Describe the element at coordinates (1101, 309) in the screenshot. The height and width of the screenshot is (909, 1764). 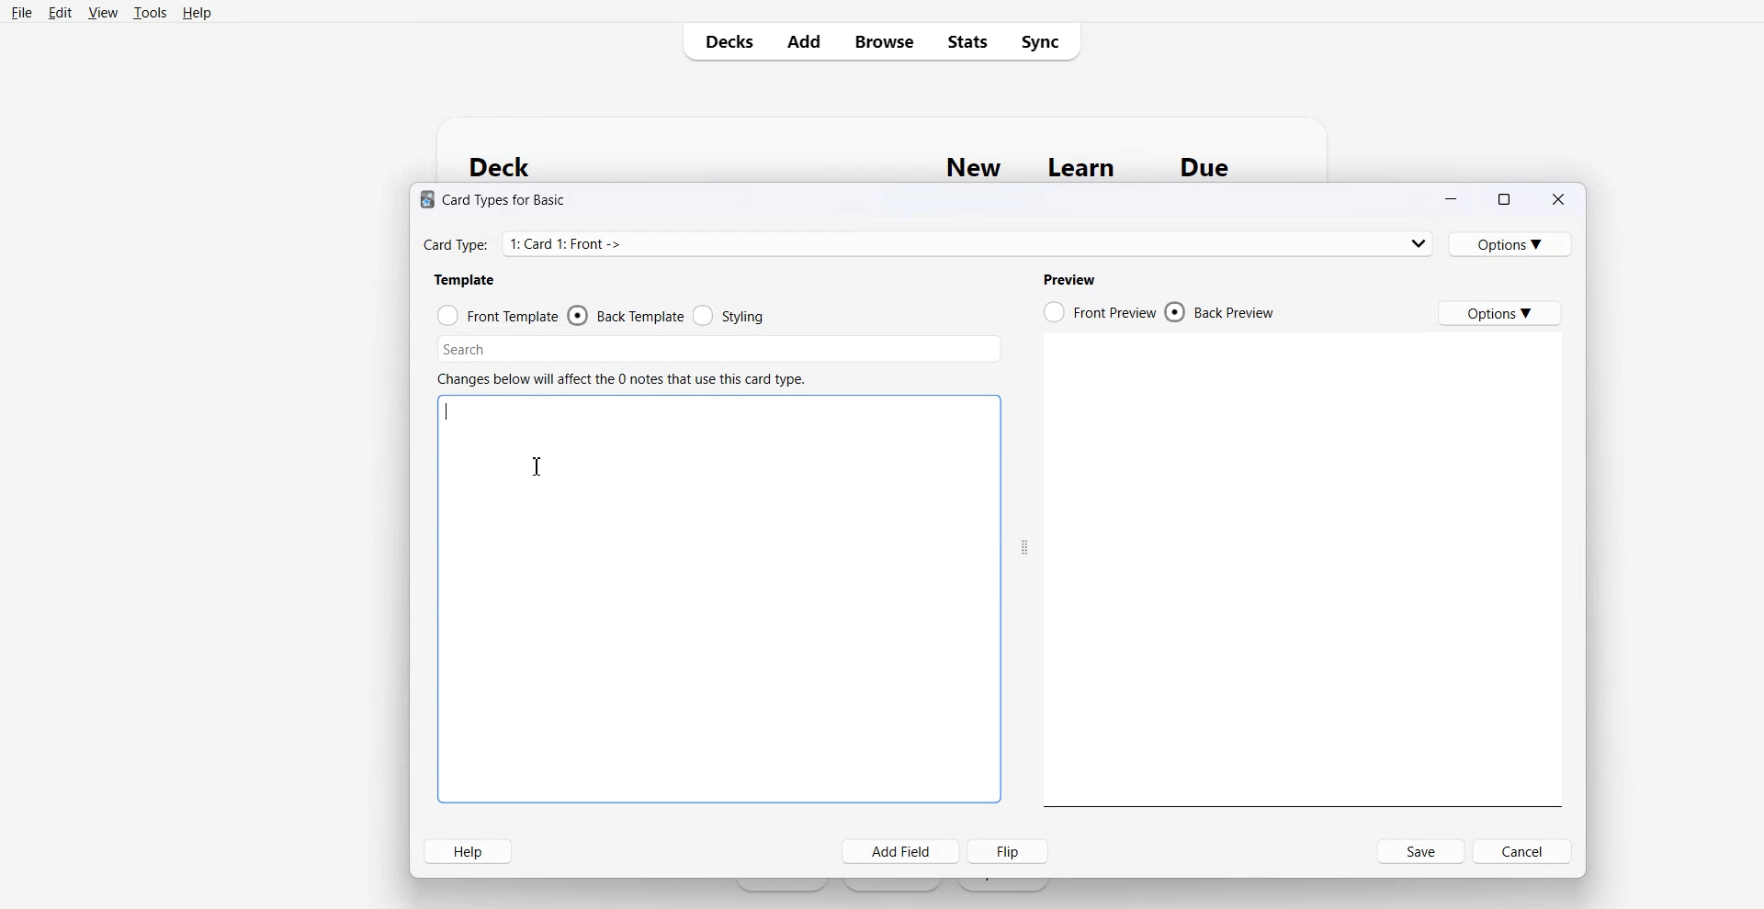
I see `Front Preview` at that location.